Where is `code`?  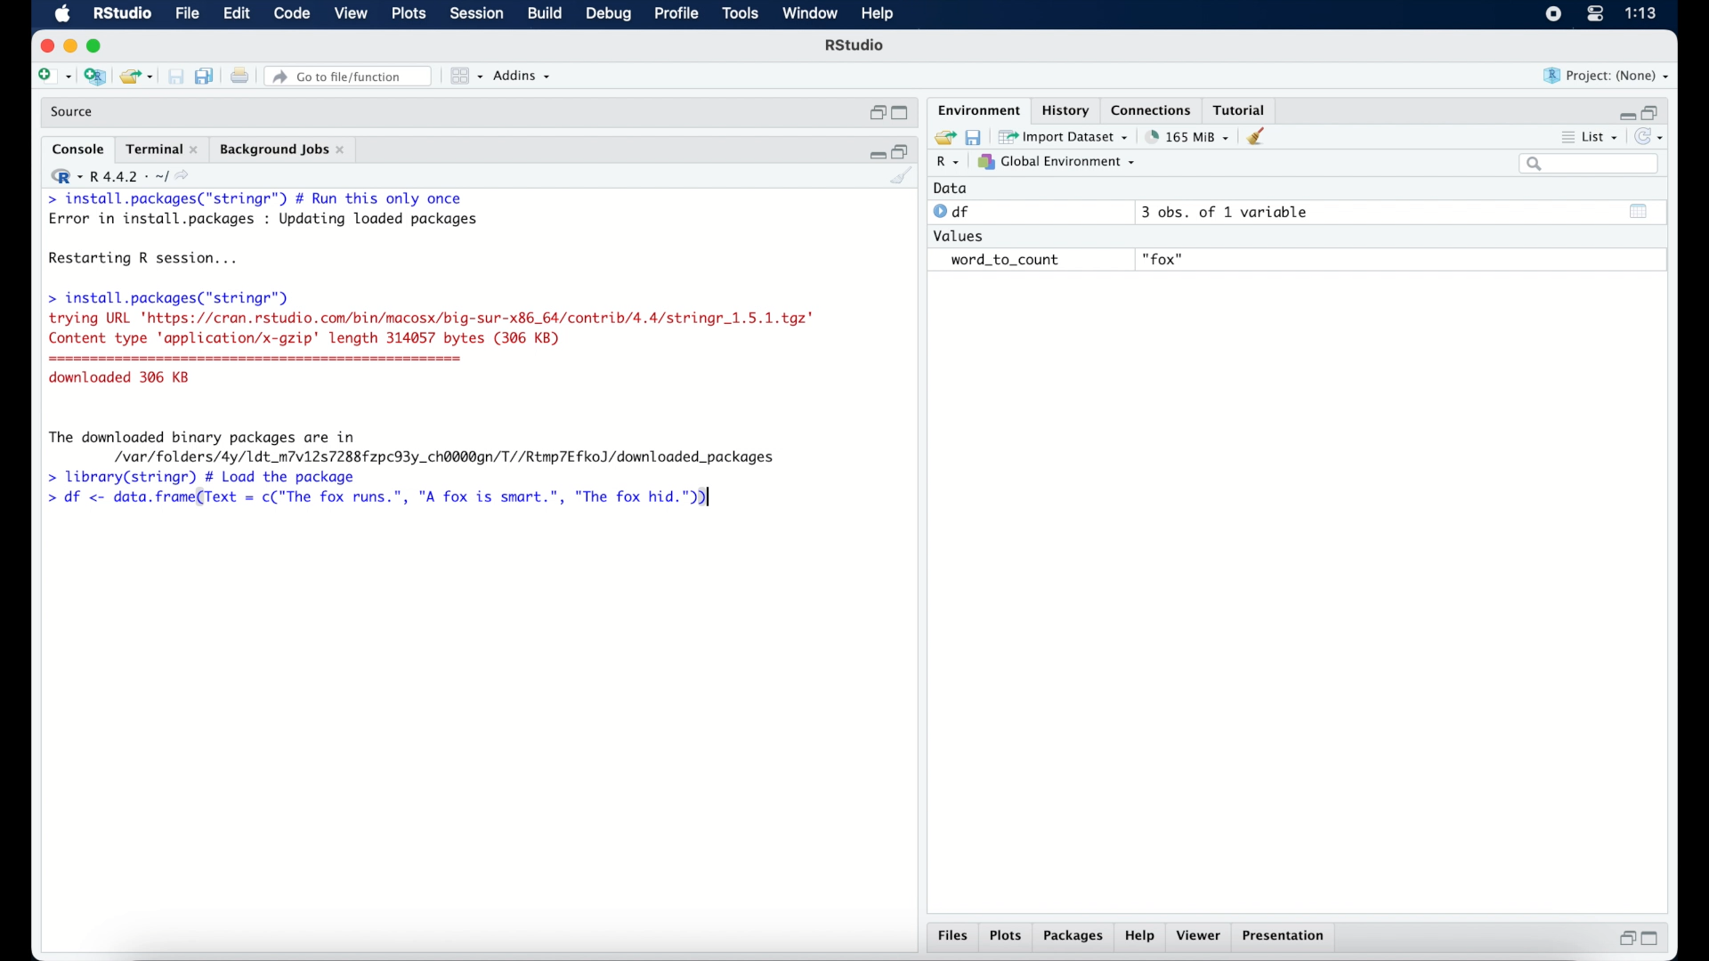
code is located at coordinates (292, 14).